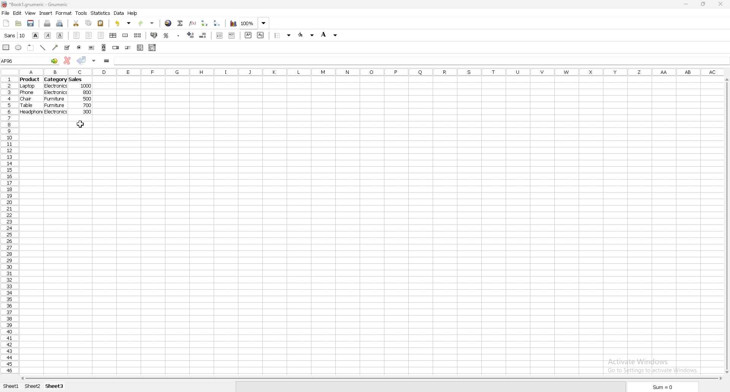 The image size is (730, 392). I want to click on button, so click(91, 48).